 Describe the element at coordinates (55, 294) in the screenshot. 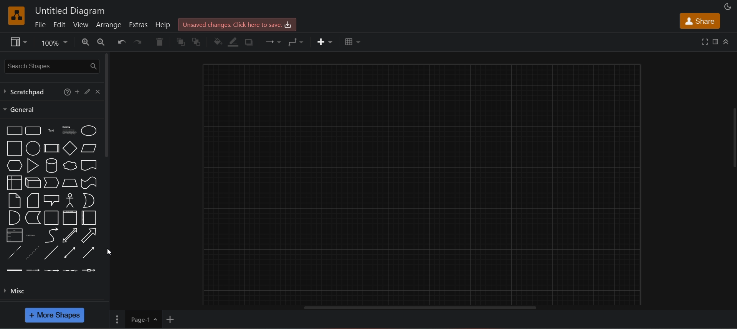

I see `misc` at that location.